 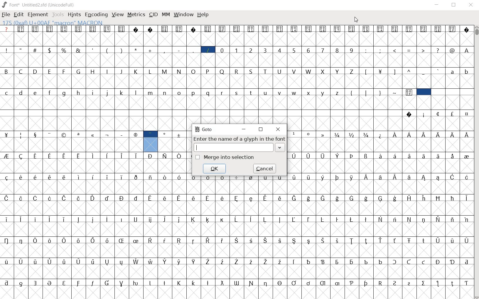 What do you see at coordinates (66, 226) in the screenshot?
I see `Latin extended characters` at bounding box center [66, 226].